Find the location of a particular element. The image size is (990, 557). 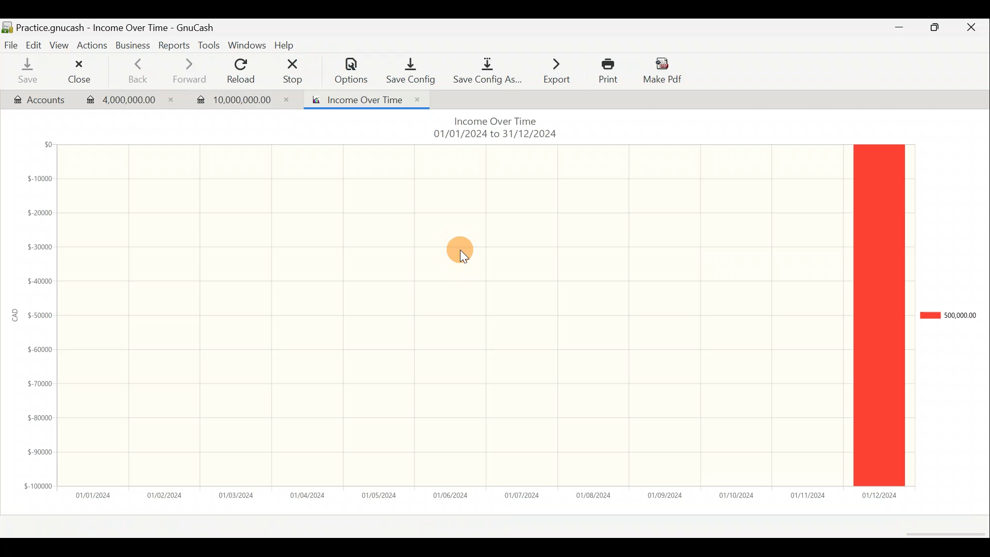

Save Config As... is located at coordinates (489, 70).